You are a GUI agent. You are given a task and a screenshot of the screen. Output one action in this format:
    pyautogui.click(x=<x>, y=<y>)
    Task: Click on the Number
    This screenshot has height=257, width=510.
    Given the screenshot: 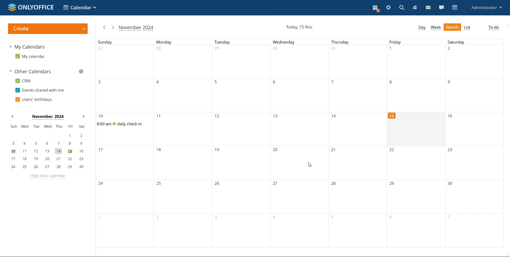 What is the action you would take?
    pyautogui.click(x=158, y=83)
    